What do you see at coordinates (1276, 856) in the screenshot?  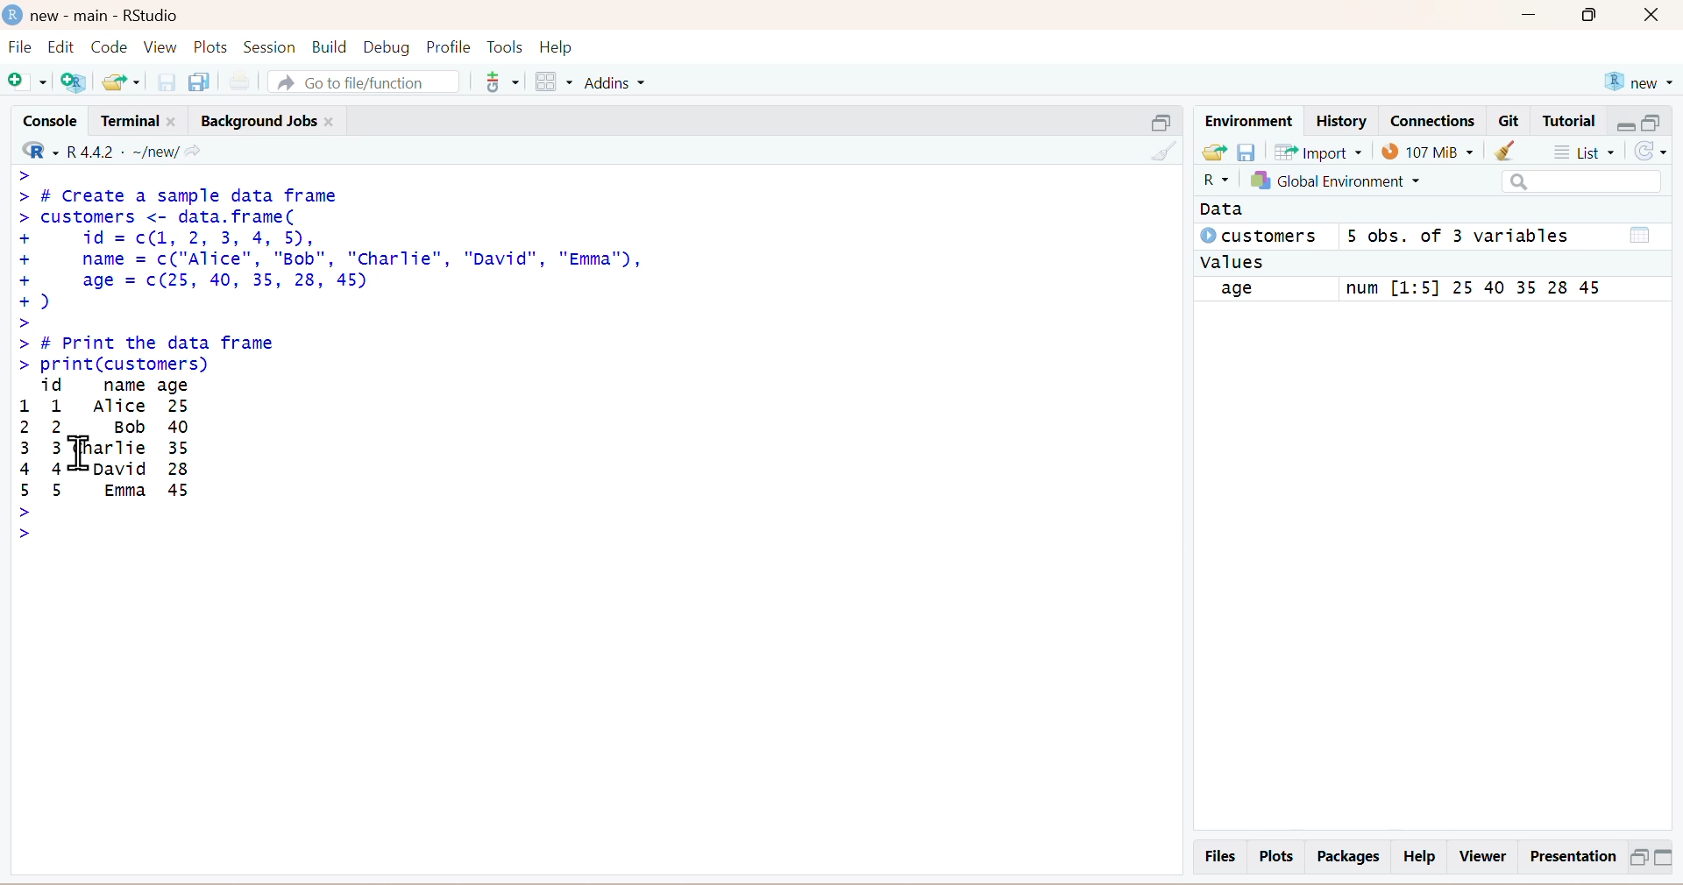 I see `Plots` at bounding box center [1276, 856].